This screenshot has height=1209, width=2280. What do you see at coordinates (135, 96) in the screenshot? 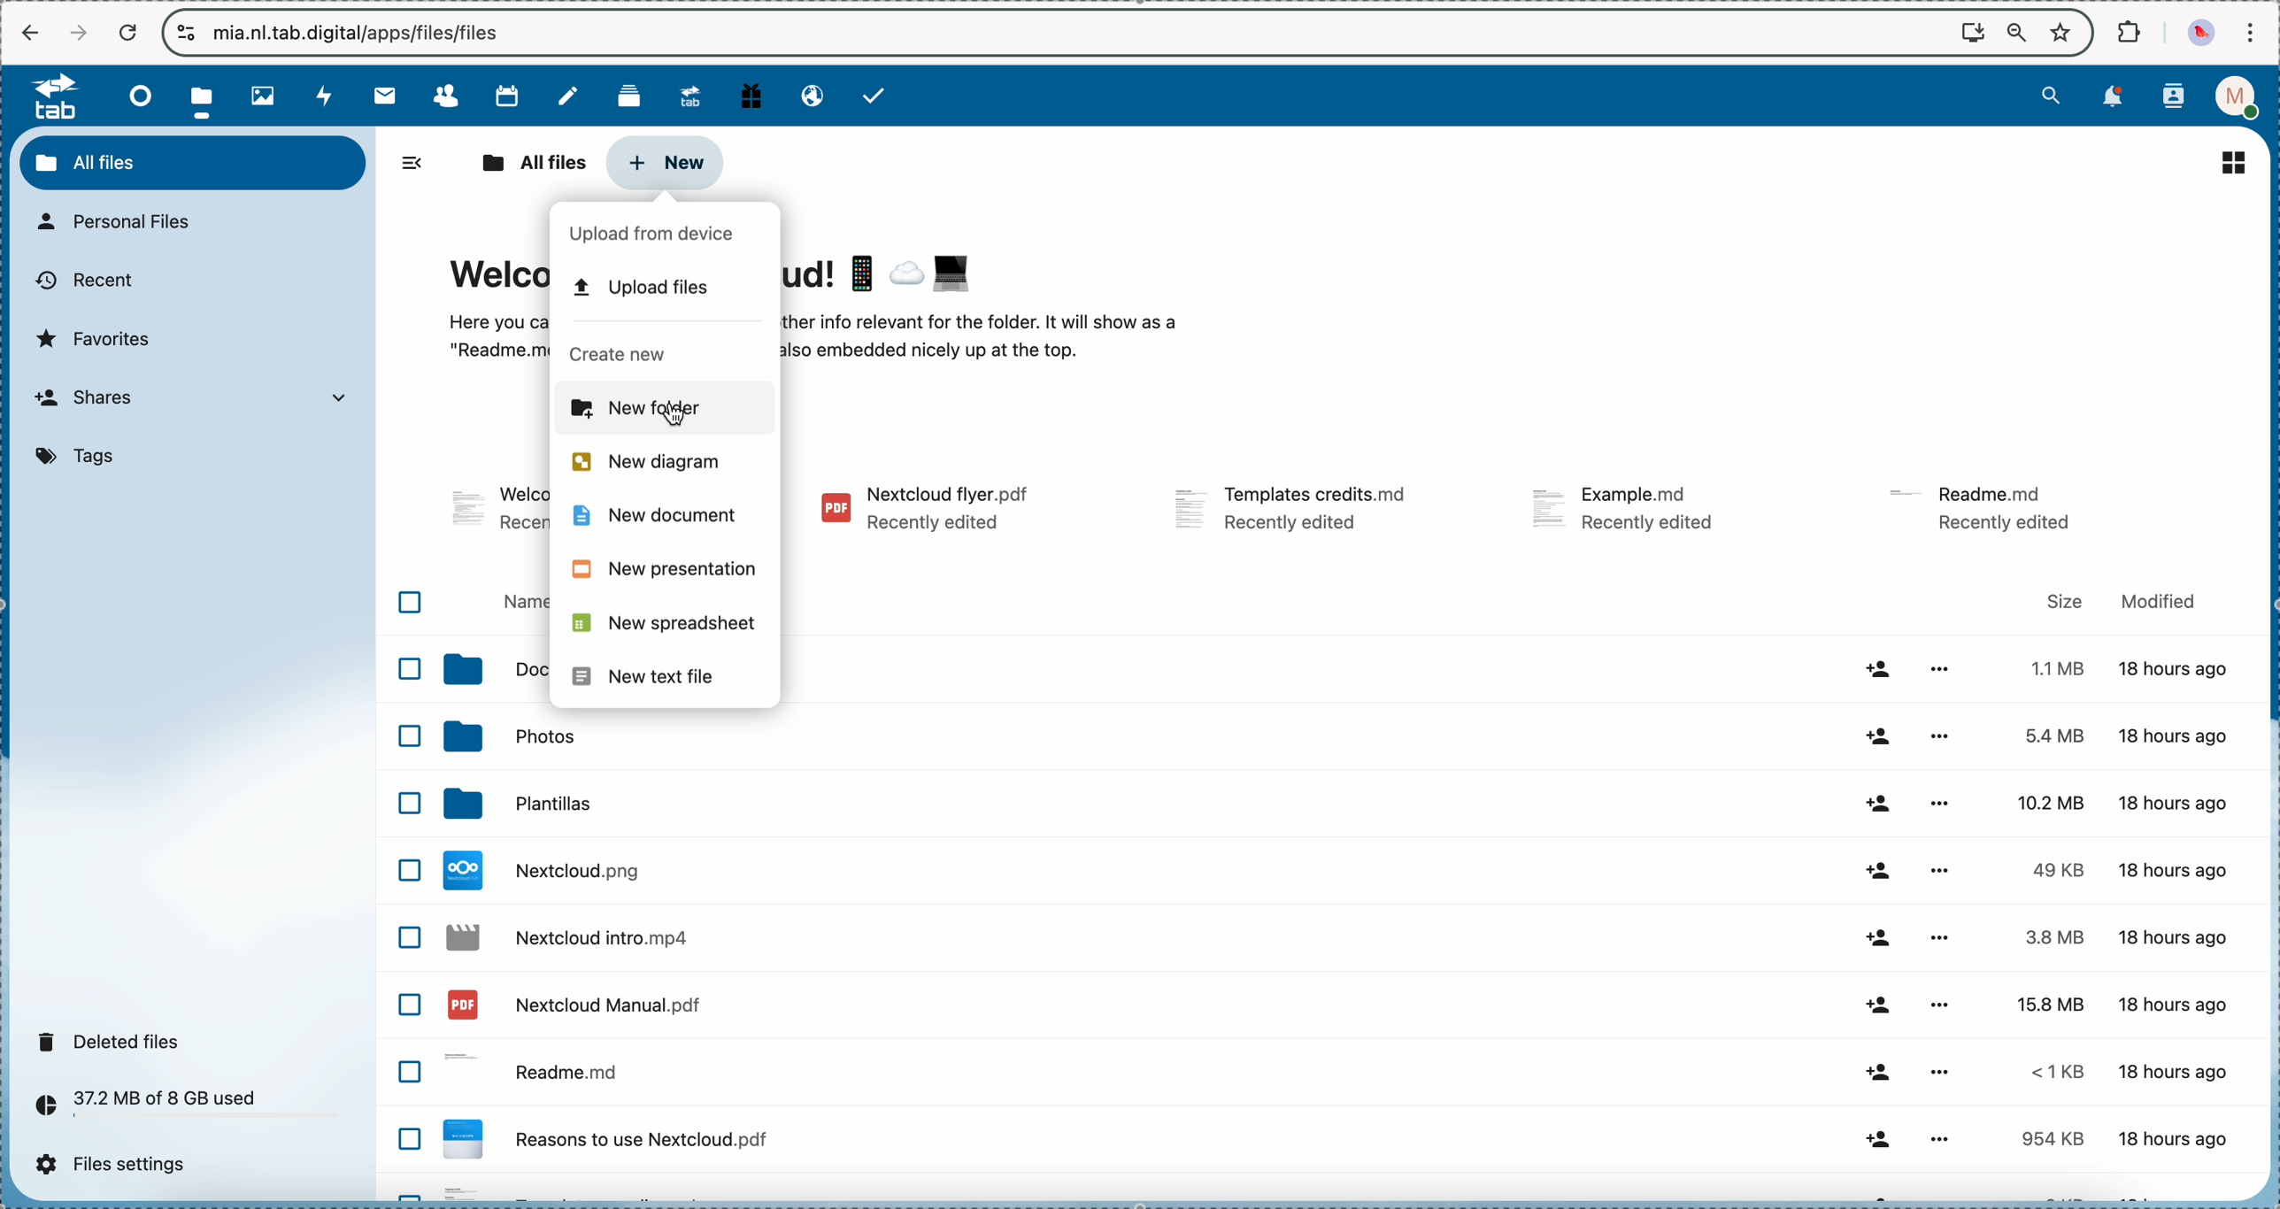
I see `dashboard` at bounding box center [135, 96].